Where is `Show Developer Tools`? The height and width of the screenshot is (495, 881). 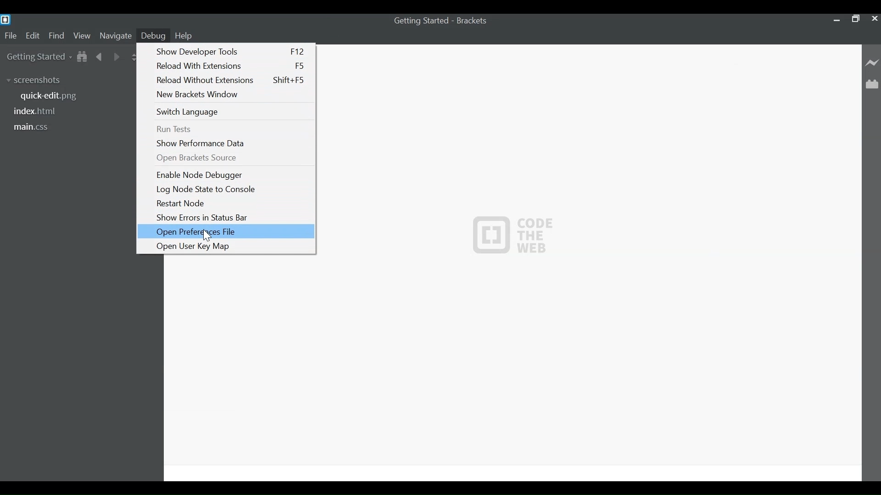 Show Developer Tools is located at coordinates (230, 51).